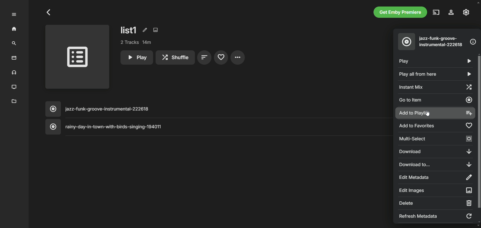  I want to click on TV shows, so click(15, 87).